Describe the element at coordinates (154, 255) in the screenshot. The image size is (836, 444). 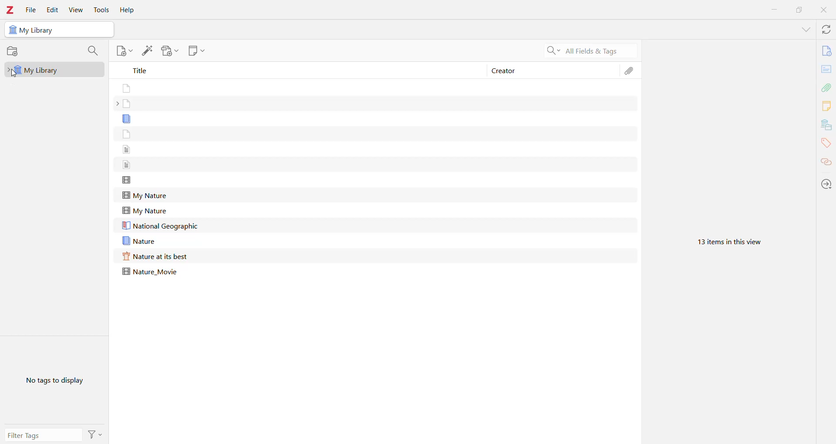
I see `Nature at its best file` at that location.